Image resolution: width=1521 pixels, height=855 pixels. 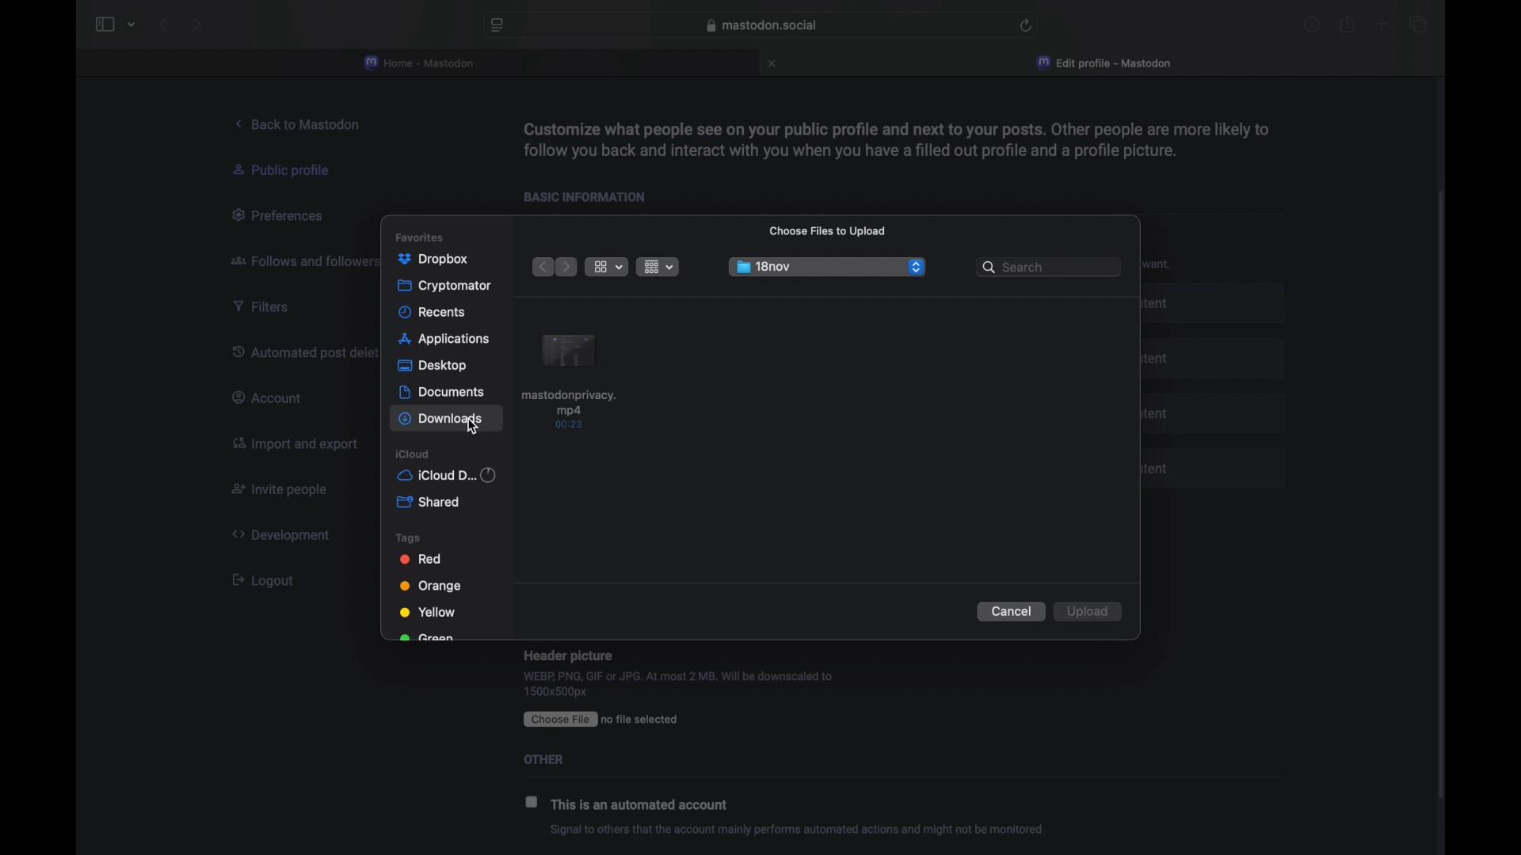 I want to click on Header picture, so click(x=568, y=654).